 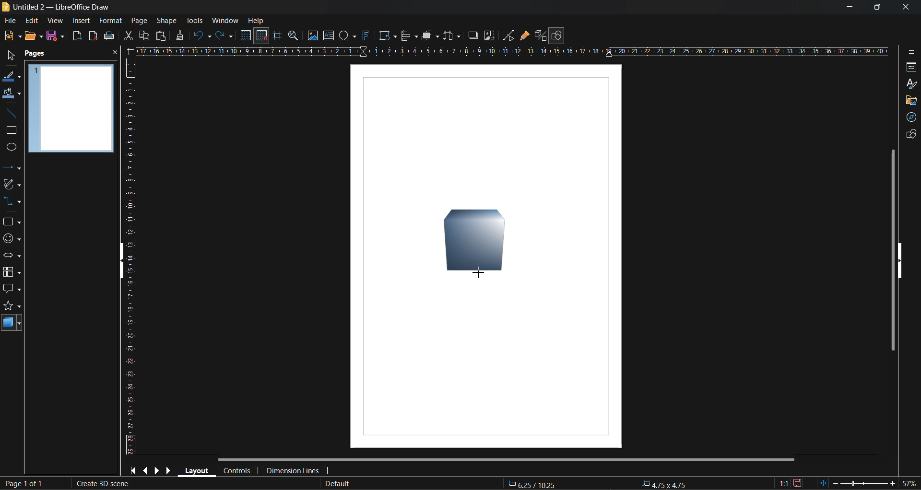 I want to click on shadow, so click(x=472, y=35).